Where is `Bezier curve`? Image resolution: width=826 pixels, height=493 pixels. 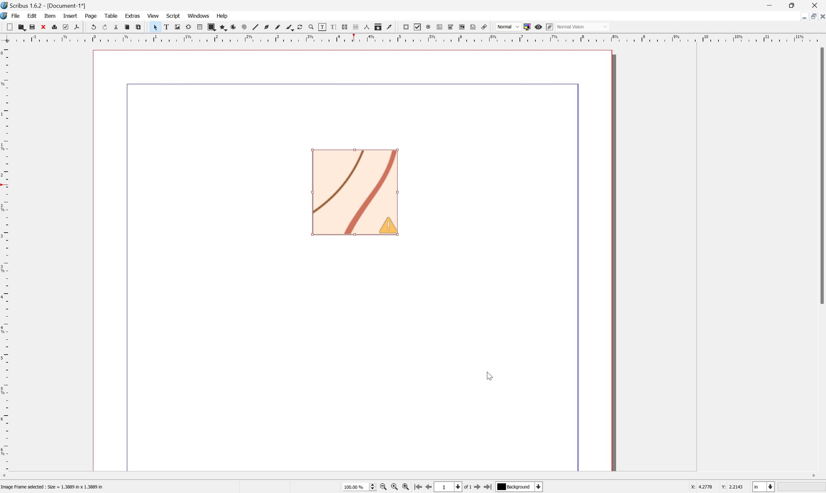
Bezier curve is located at coordinates (268, 26).